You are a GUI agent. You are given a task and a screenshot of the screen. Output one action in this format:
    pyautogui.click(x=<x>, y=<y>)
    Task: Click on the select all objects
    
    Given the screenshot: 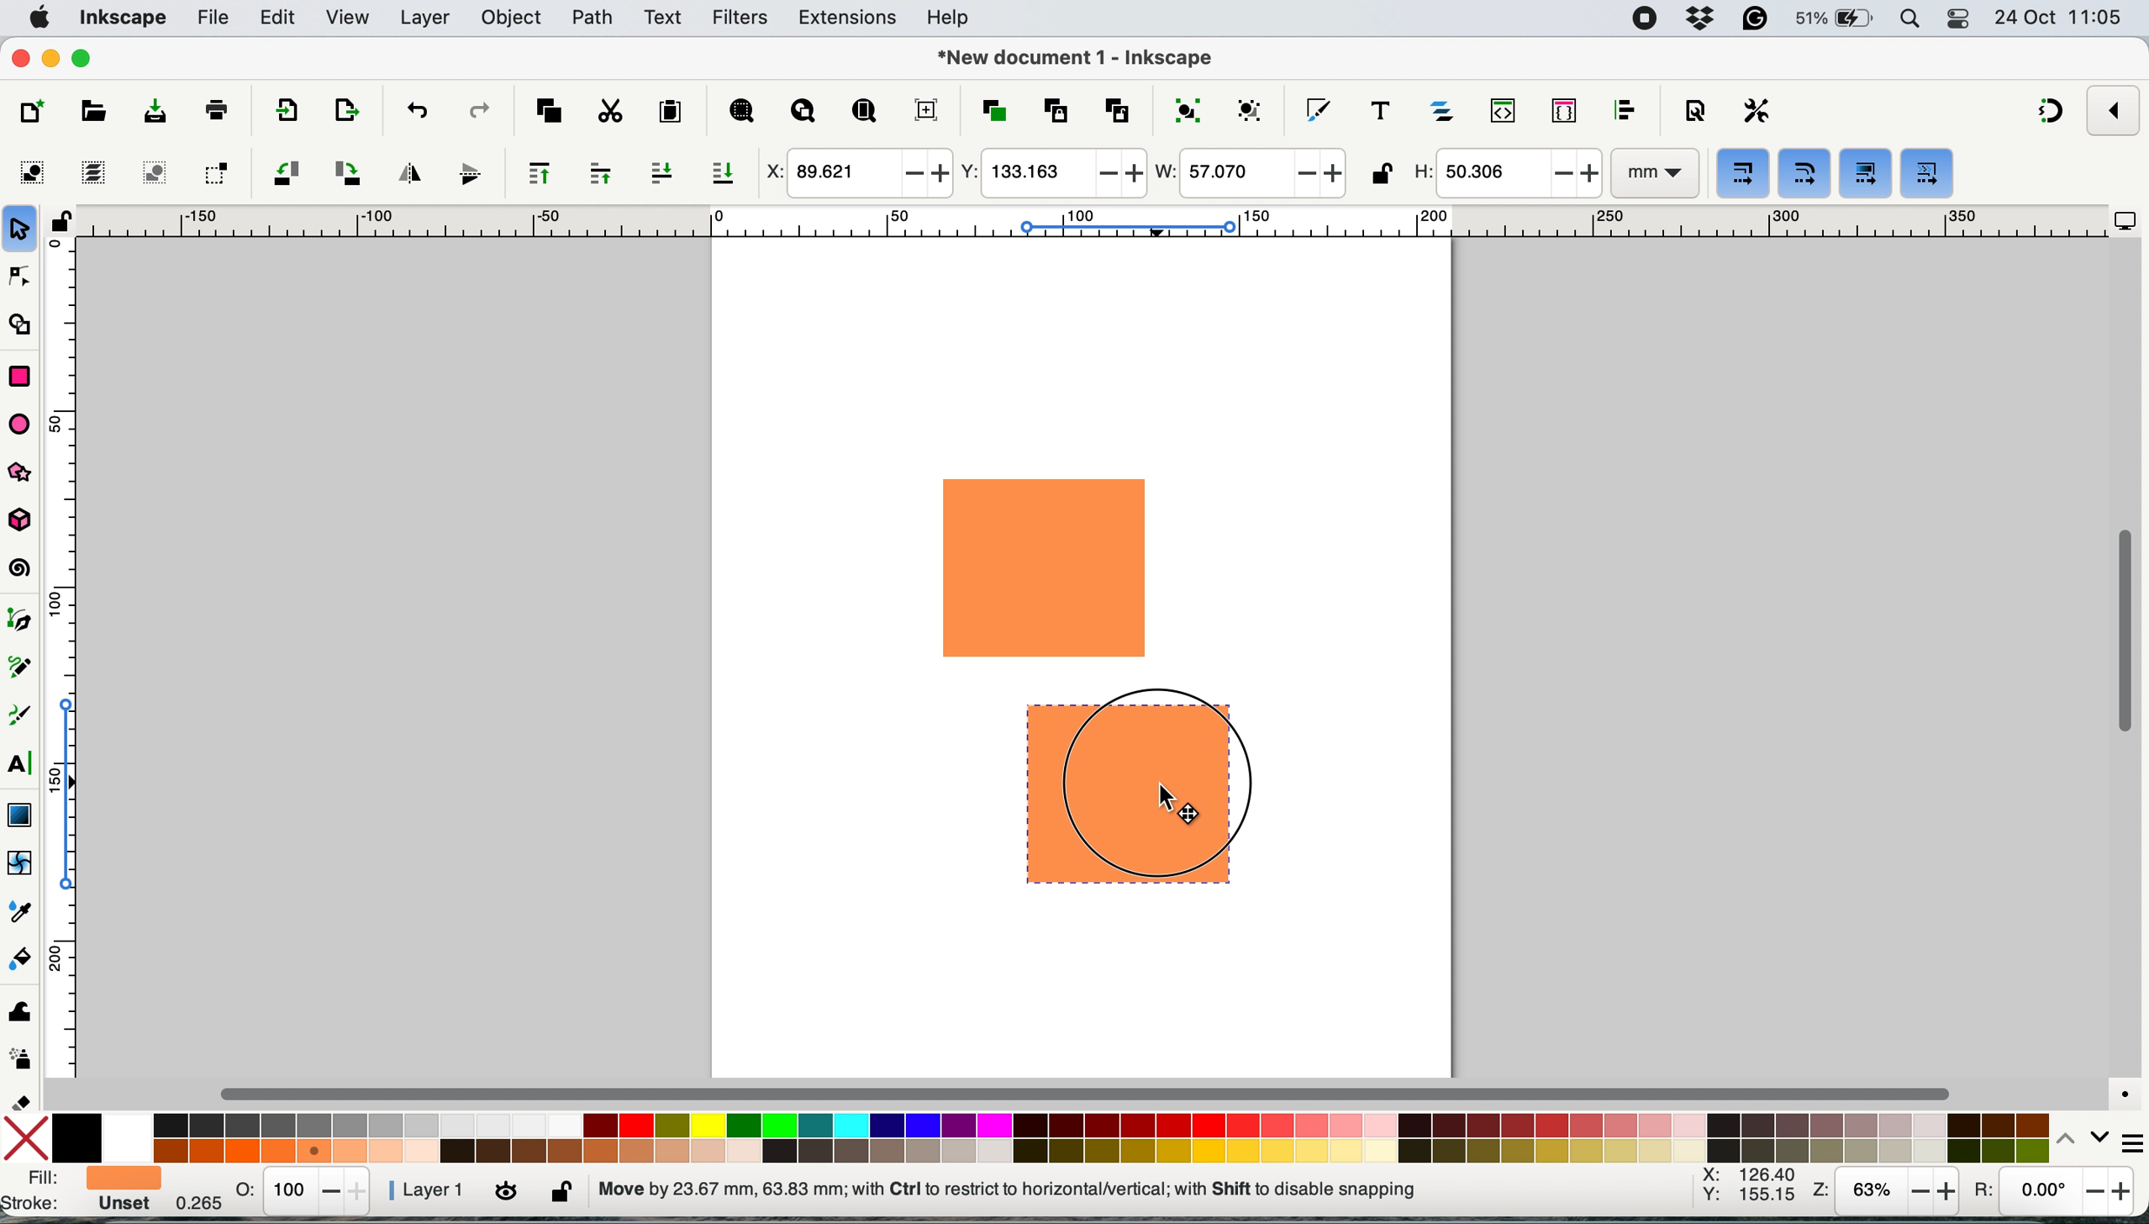 What is the action you would take?
    pyautogui.click(x=37, y=172)
    